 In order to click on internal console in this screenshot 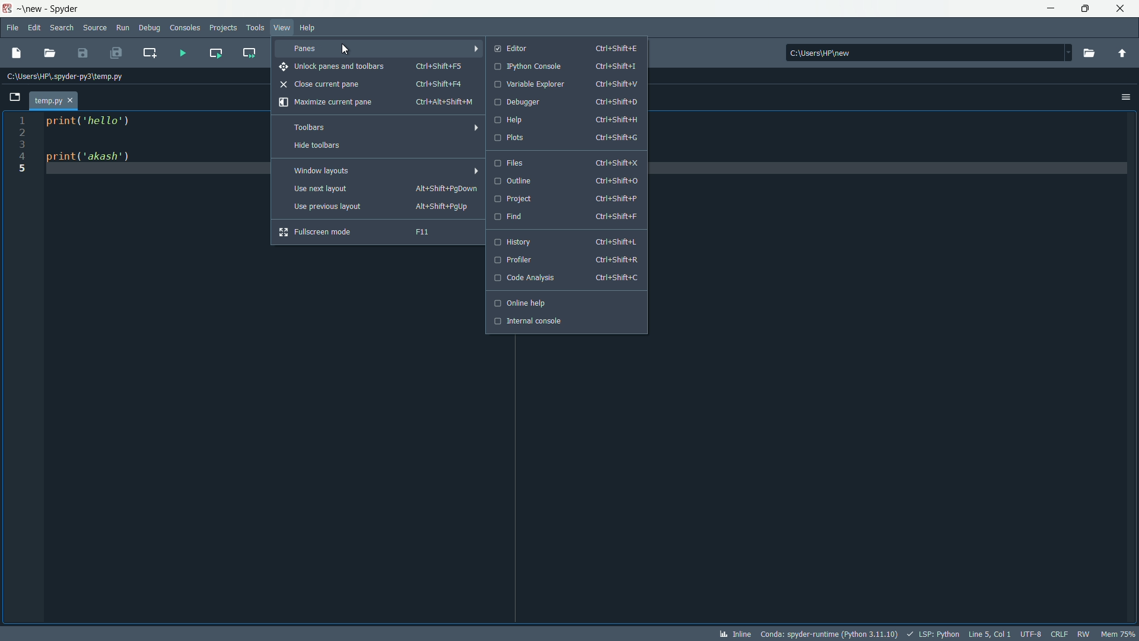, I will do `click(564, 321)`.